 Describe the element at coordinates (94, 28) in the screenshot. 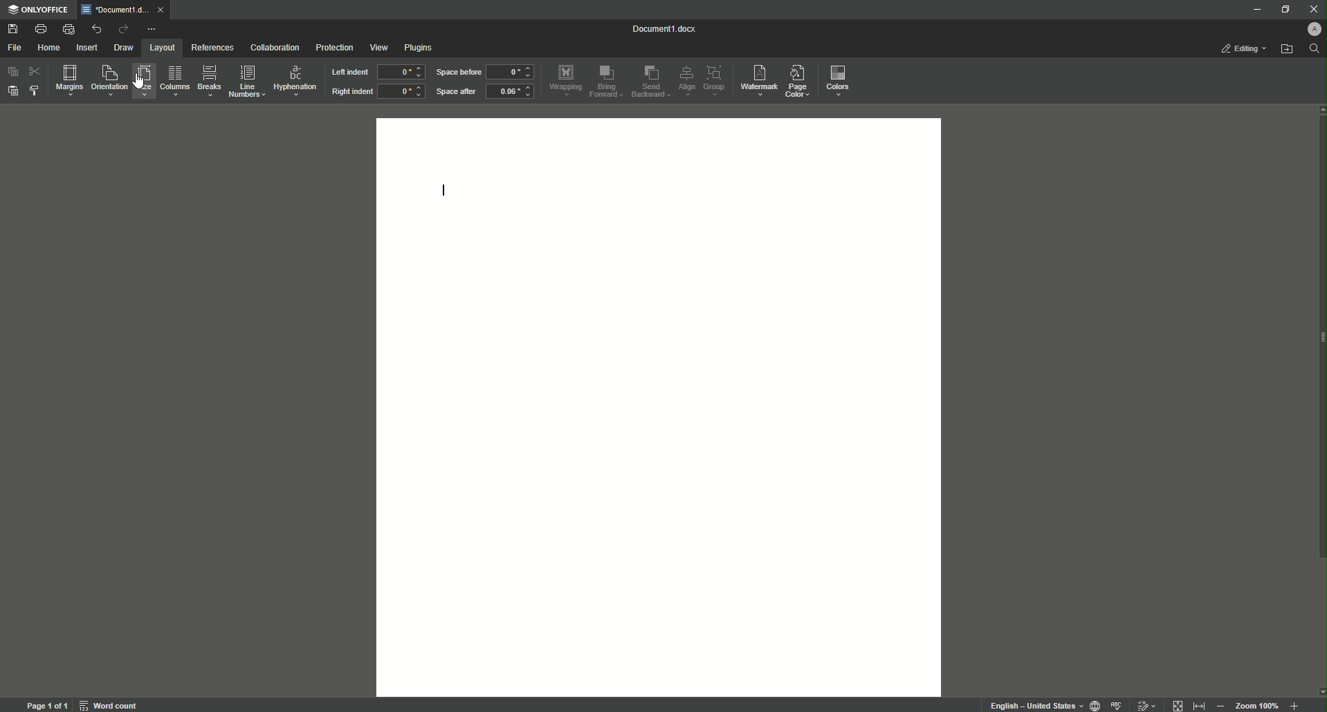

I see `Undo` at that location.